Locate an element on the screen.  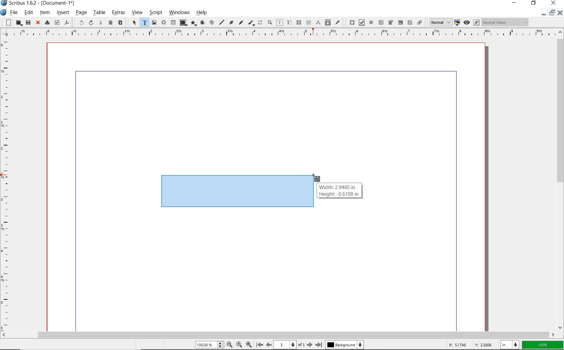
zoom in or zoom out is located at coordinates (270, 23).